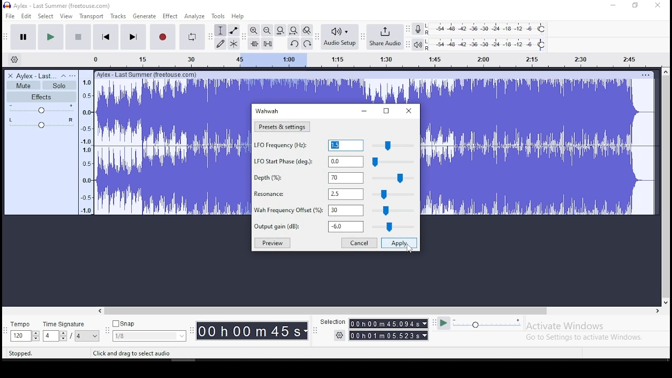 The height and width of the screenshot is (378, 672). I want to click on help, so click(237, 16).